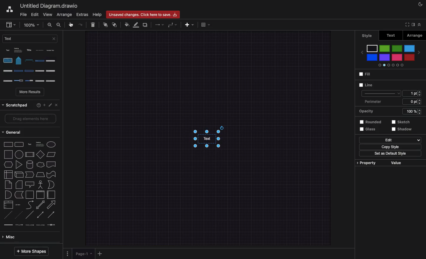 The image size is (426, 259). What do you see at coordinates (9, 9) in the screenshot?
I see `Draw.io` at bounding box center [9, 9].